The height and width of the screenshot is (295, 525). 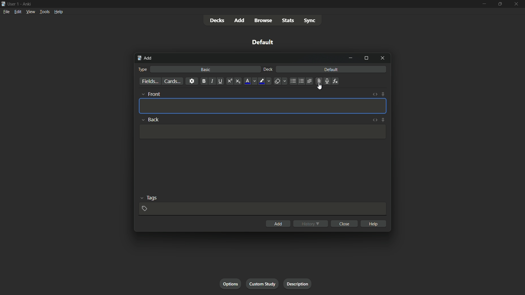 What do you see at coordinates (19, 11) in the screenshot?
I see `edit menu` at bounding box center [19, 11].